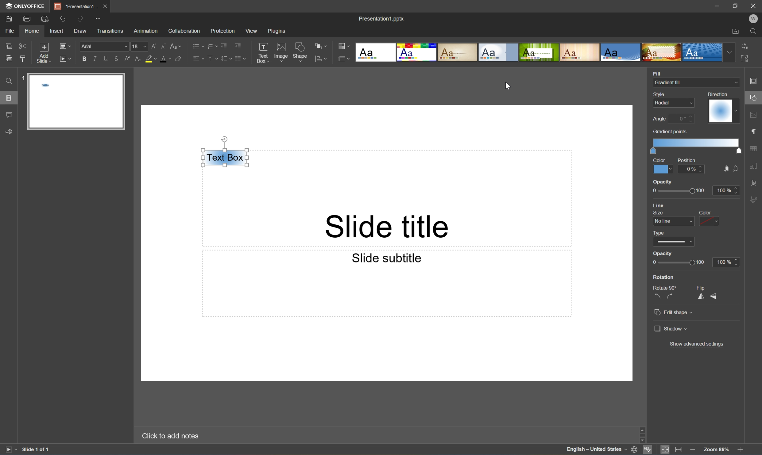  What do you see at coordinates (756, 81) in the screenshot?
I see `Slide settings` at bounding box center [756, 81].